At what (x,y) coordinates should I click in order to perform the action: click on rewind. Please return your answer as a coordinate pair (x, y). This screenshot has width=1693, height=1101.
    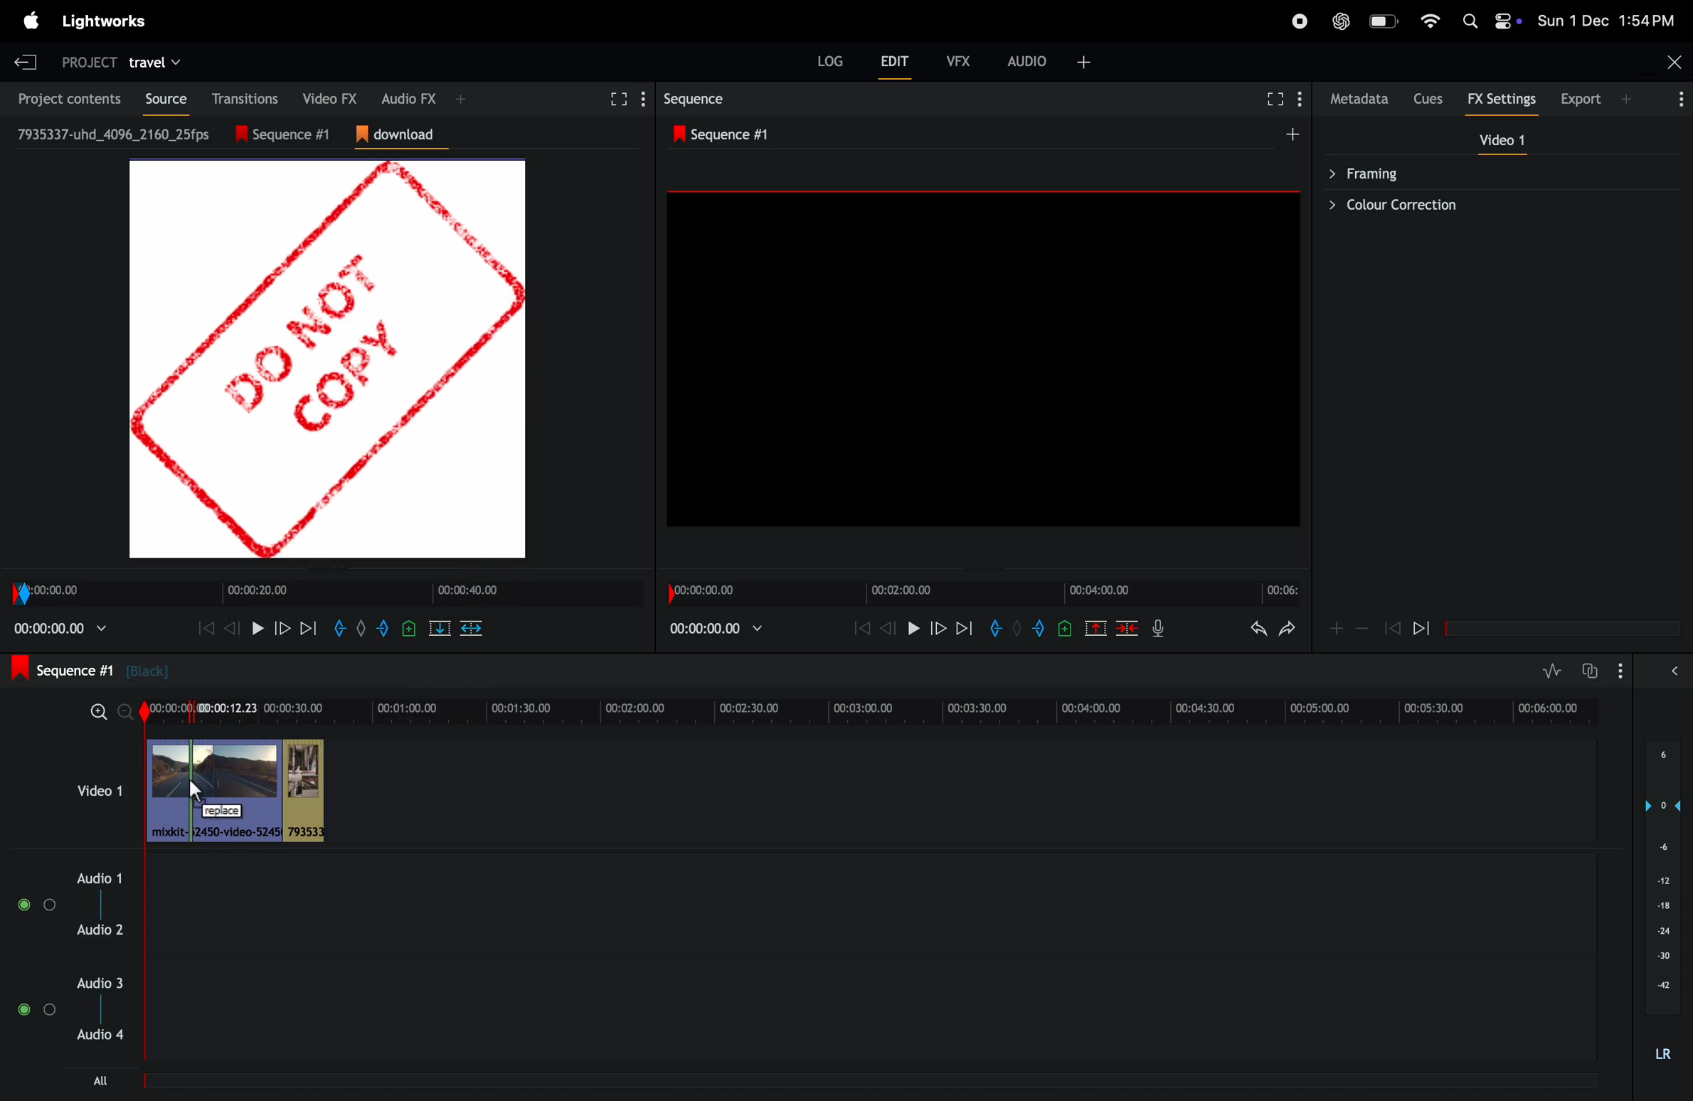
    Looking at the image, I should click on (1126, 627).